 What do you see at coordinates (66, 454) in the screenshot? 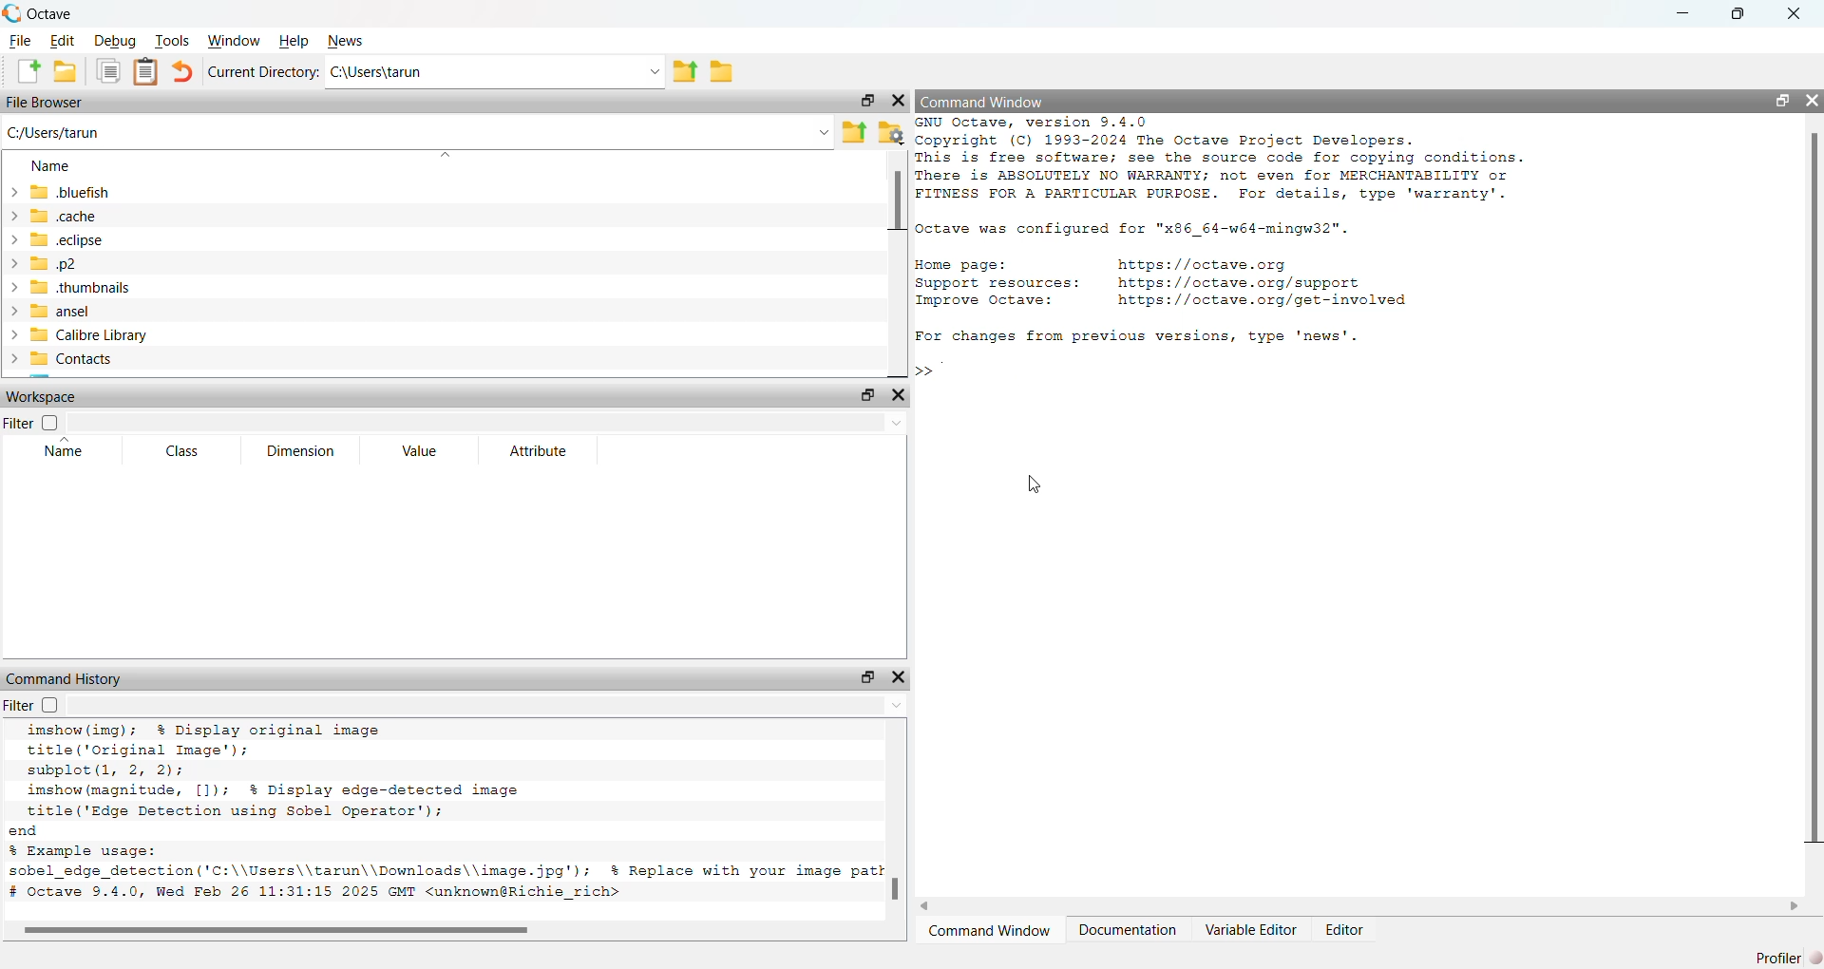
I see `Name` at bounding box center [66, 454].